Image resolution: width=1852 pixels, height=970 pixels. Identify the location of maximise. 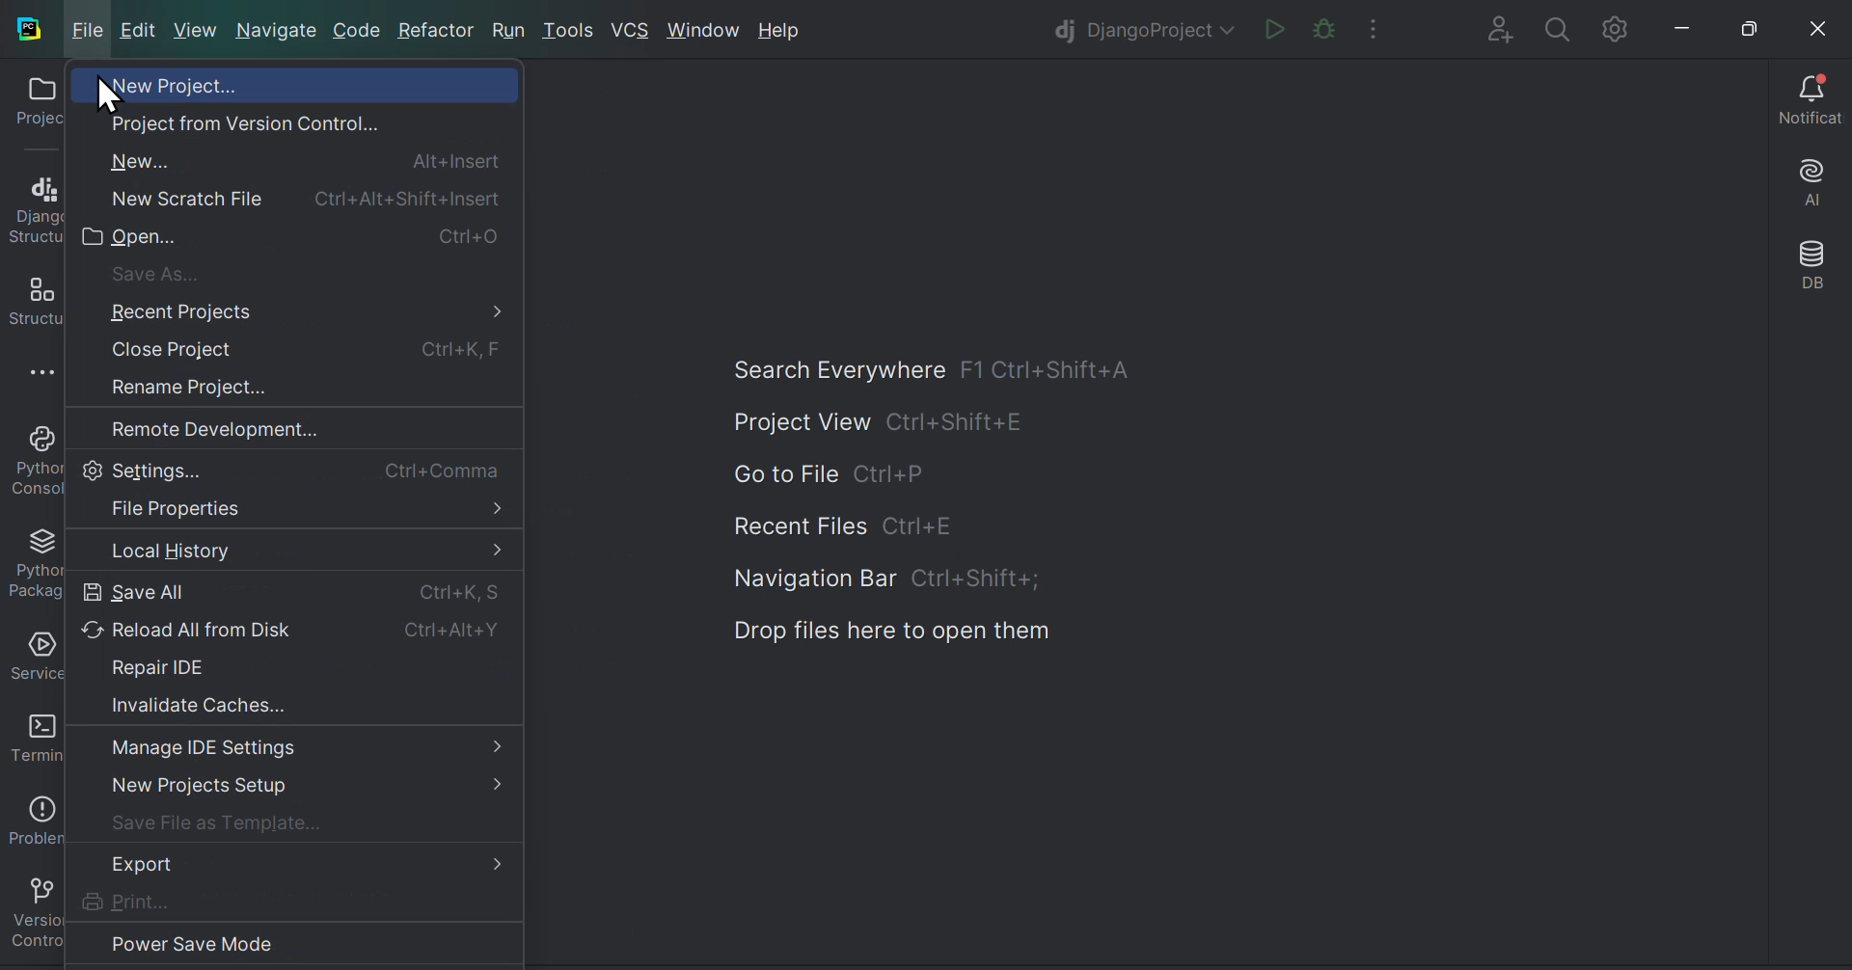
(1741, 25).